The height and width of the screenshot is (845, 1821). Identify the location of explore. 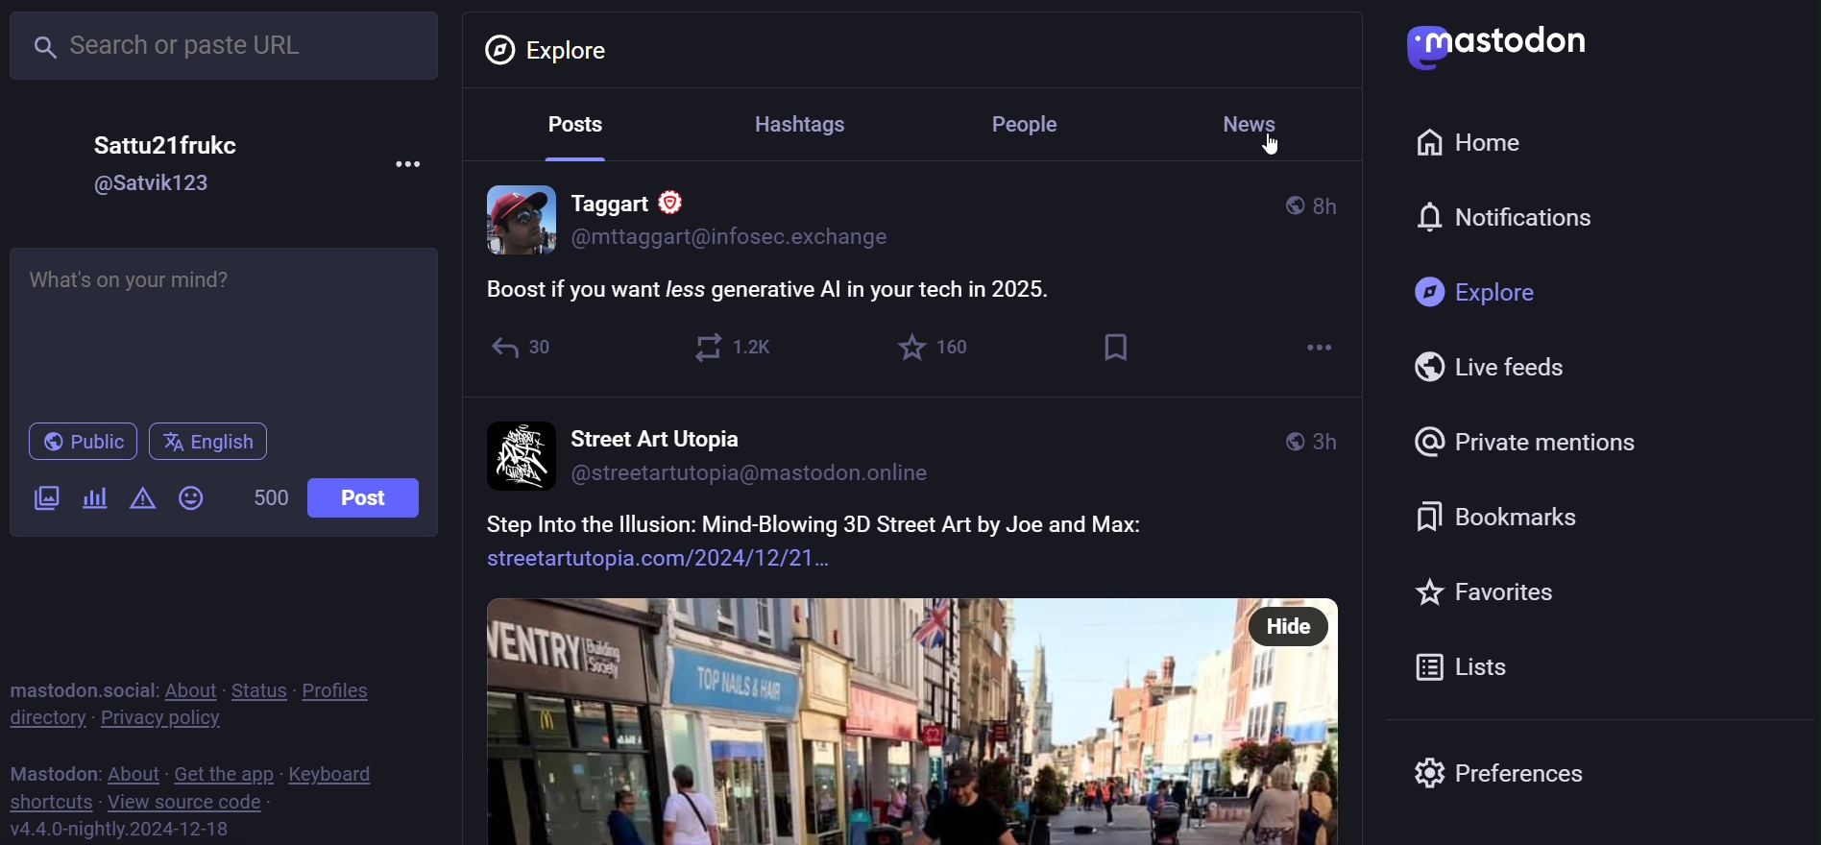
(554, 49).